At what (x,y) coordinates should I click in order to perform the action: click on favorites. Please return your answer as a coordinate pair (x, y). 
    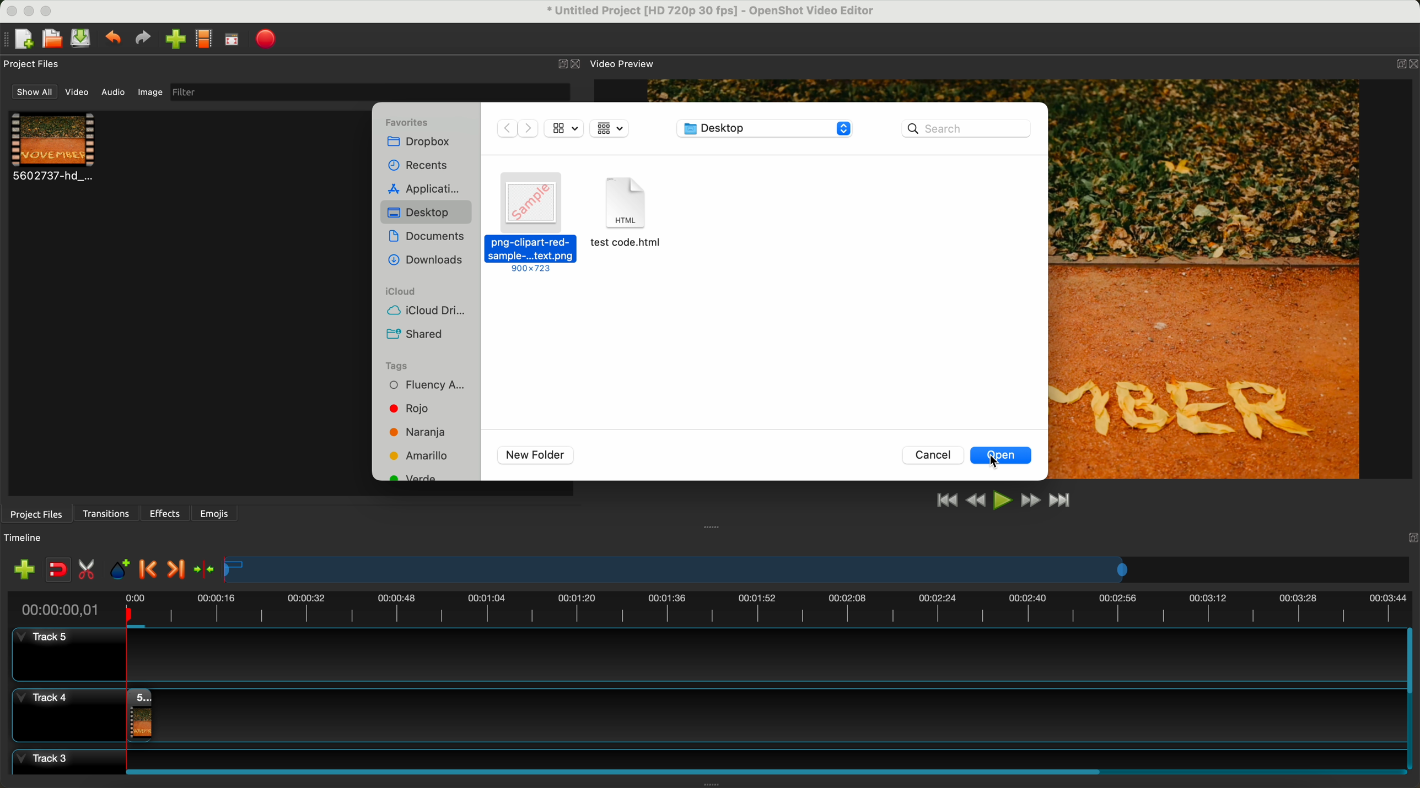
    Looking at the image, I should click on (410, 120).